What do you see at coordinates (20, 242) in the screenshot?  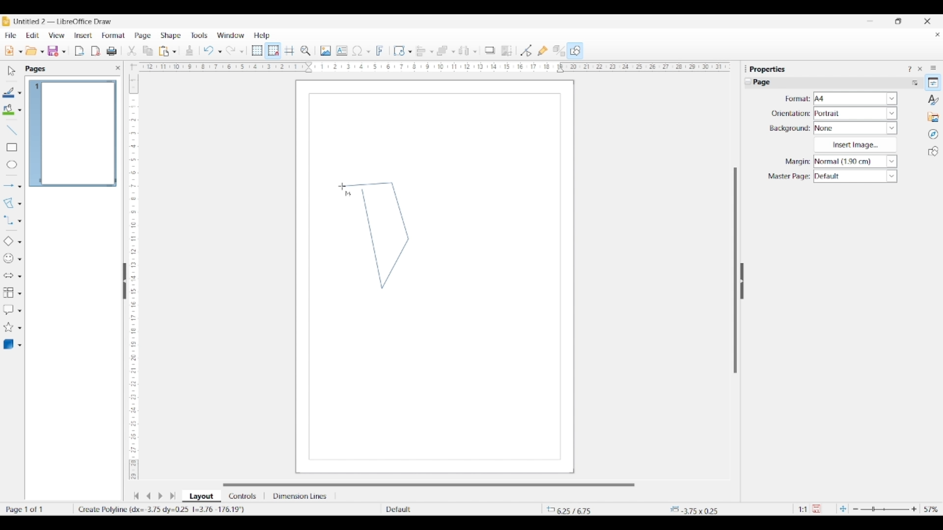 I see `Basic shape options` at bounding box center [20, 242].